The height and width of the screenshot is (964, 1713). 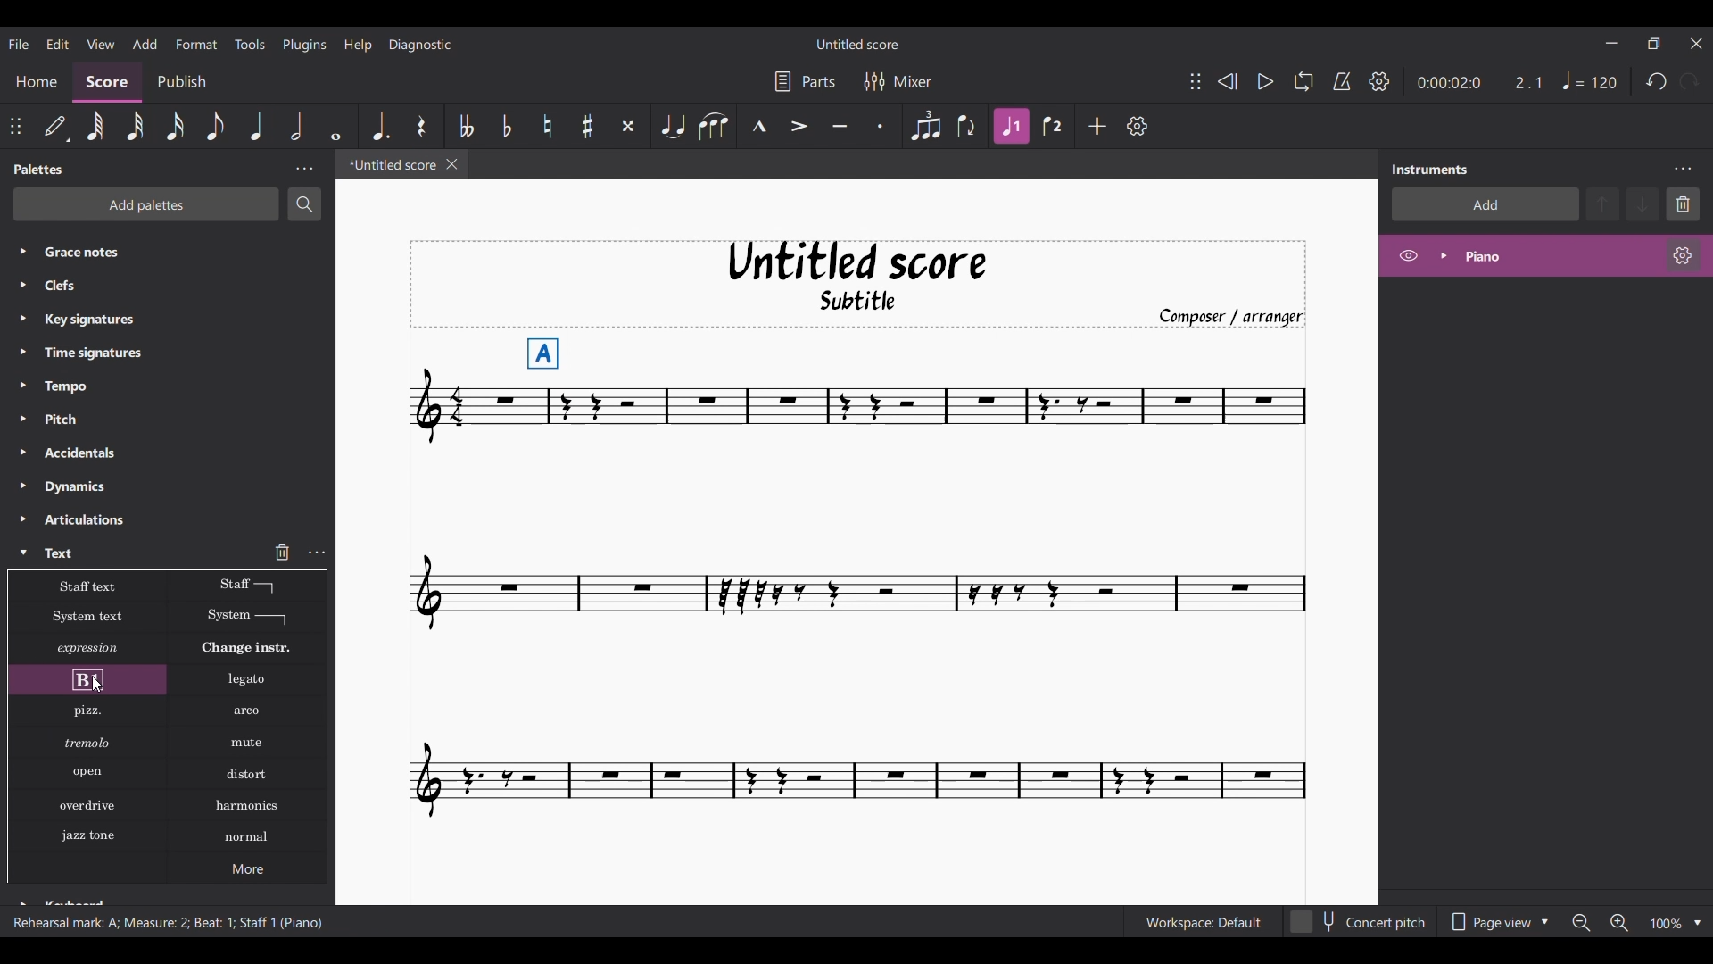 I want to click on Slur, so click(x=714, y=126).